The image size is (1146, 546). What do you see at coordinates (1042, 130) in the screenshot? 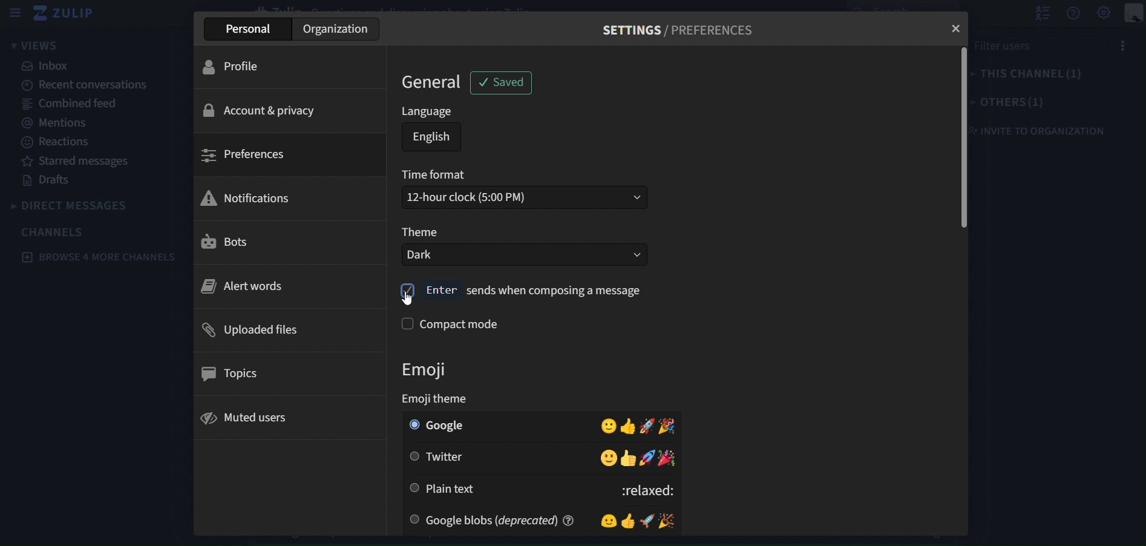
I see `invite to organization` at bounding box center [1042, 130].